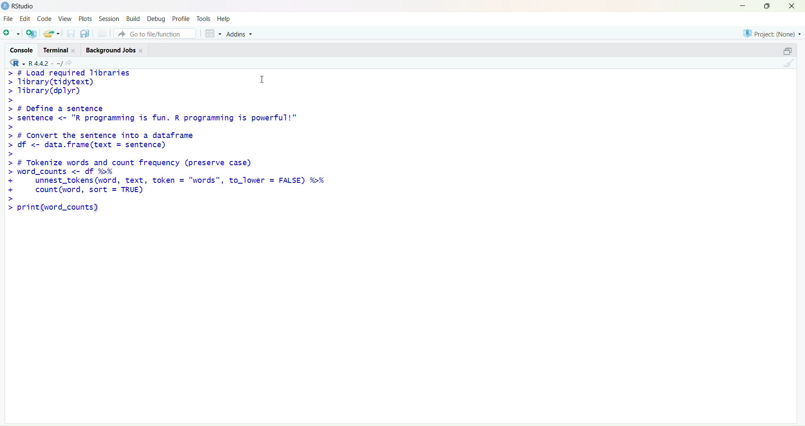 The height and width of the screenshot is (426, 805). Describe the element at coordinates (742, 6) in the screenshot. I see `minimize` at that location.